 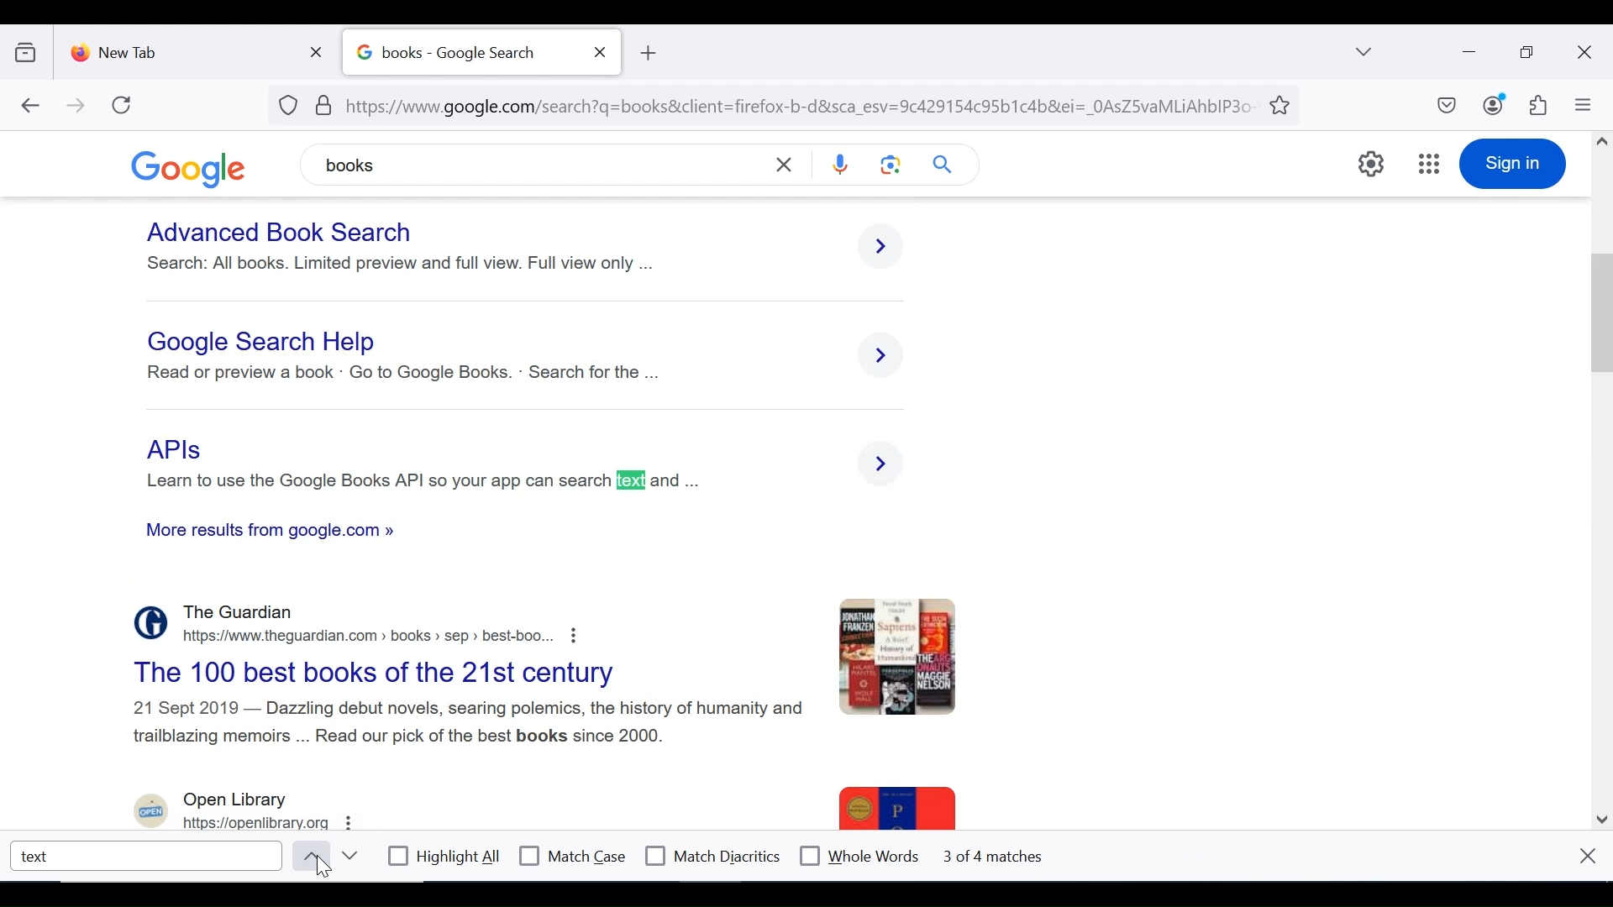 I want to click on voice search, so click(x=840, y=166).